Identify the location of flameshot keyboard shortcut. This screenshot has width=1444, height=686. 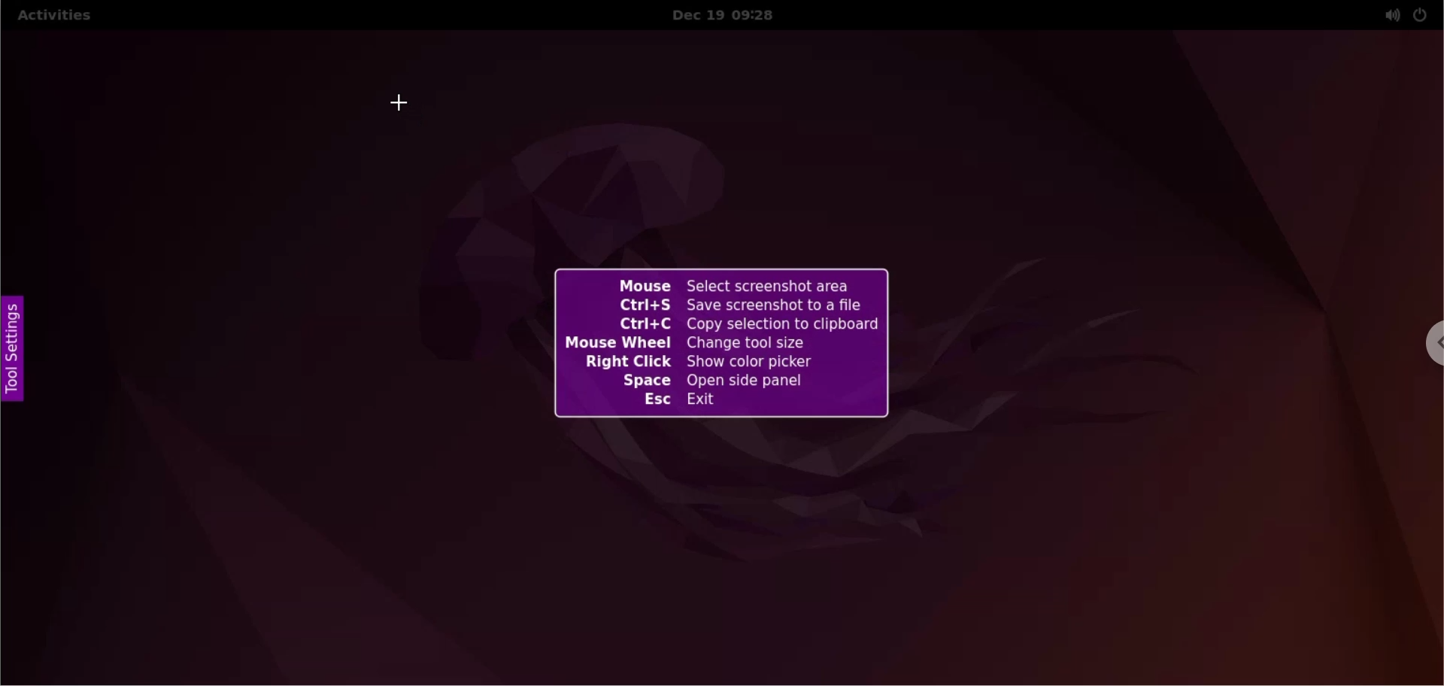
(720, 344).